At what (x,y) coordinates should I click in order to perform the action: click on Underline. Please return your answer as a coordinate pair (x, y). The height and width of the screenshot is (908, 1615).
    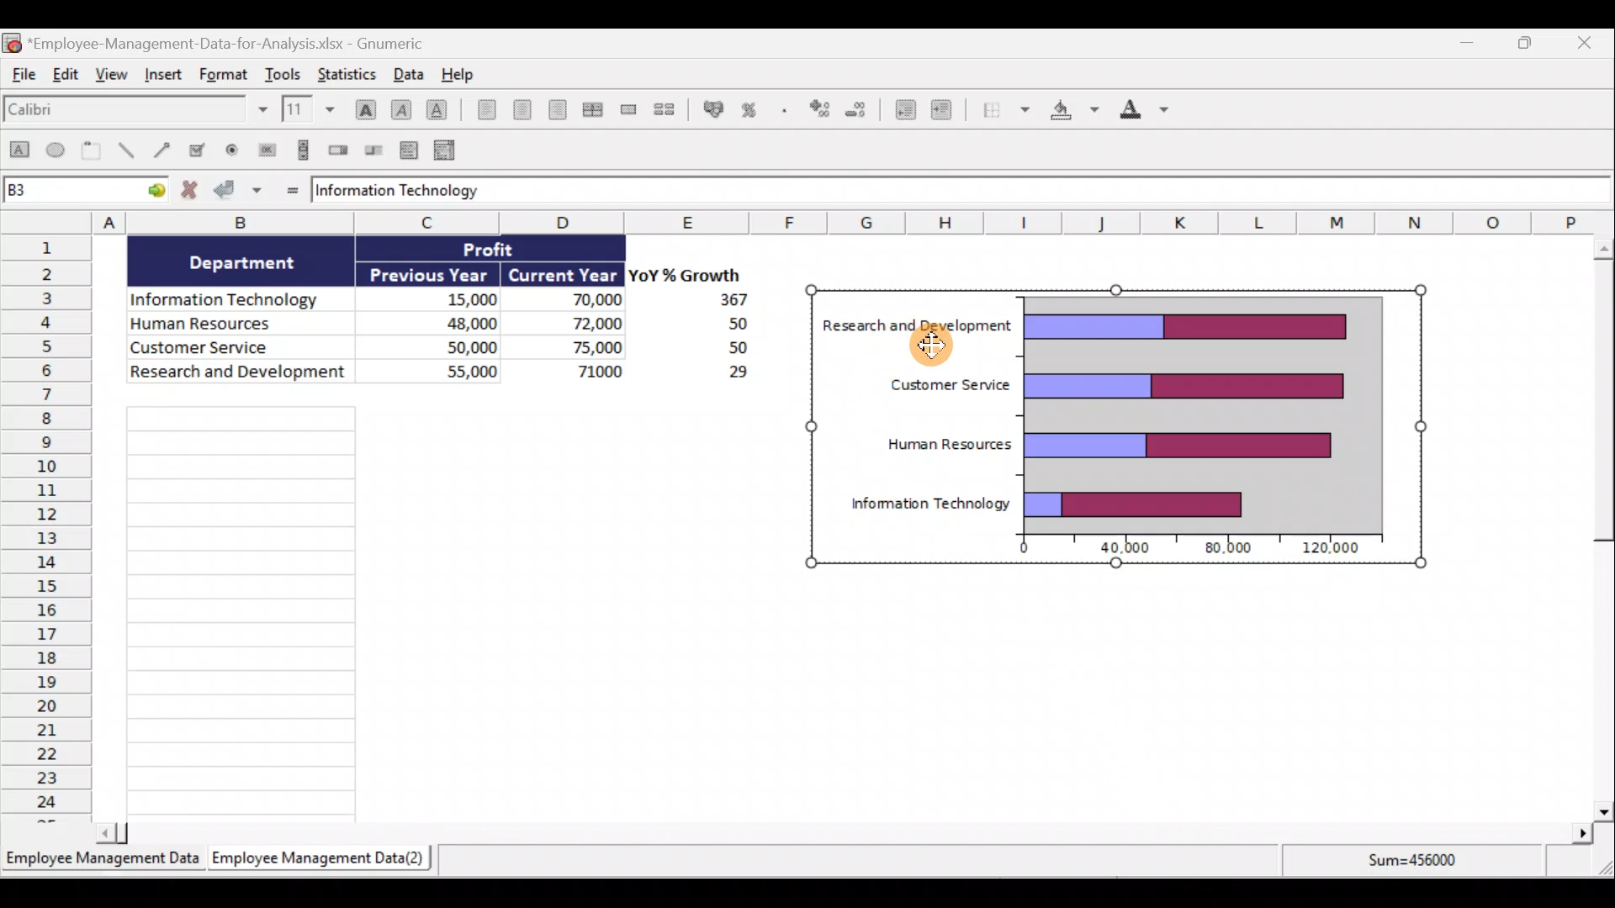
    Looking at the image, I should click on (437, 107).